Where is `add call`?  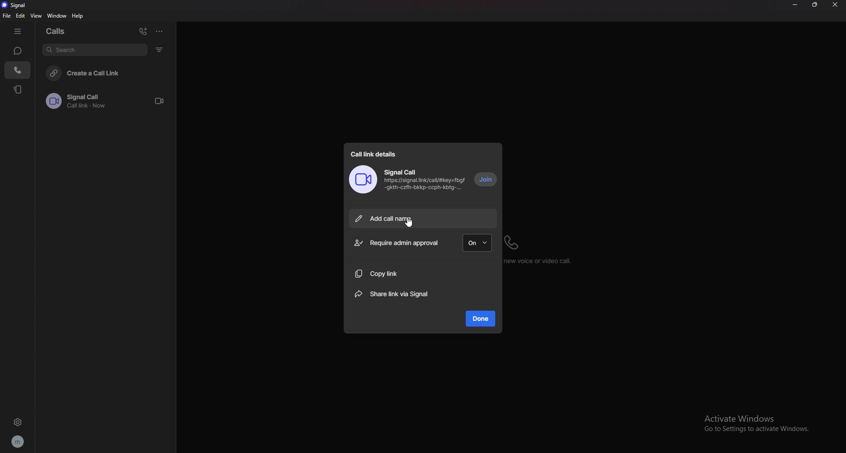 add call is located at coordinates (143, 31).